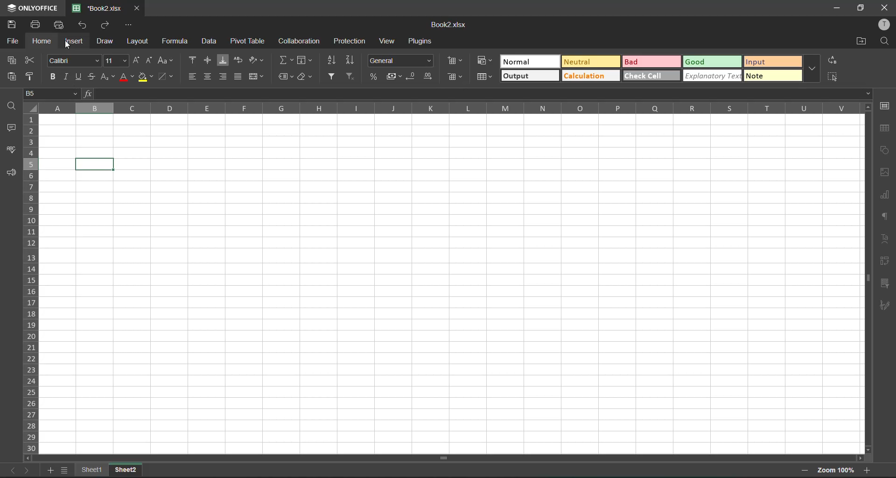 Image resolution: width=896 pixels, height=478 pixels. What do you see at coordinates (210, 42) in the screenshot?
I see `data` at bounding box center [210, 42].